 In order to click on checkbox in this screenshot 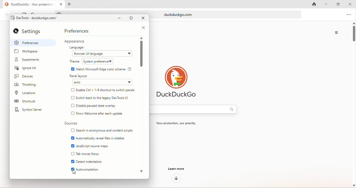, I will do `click(72, 90)`.